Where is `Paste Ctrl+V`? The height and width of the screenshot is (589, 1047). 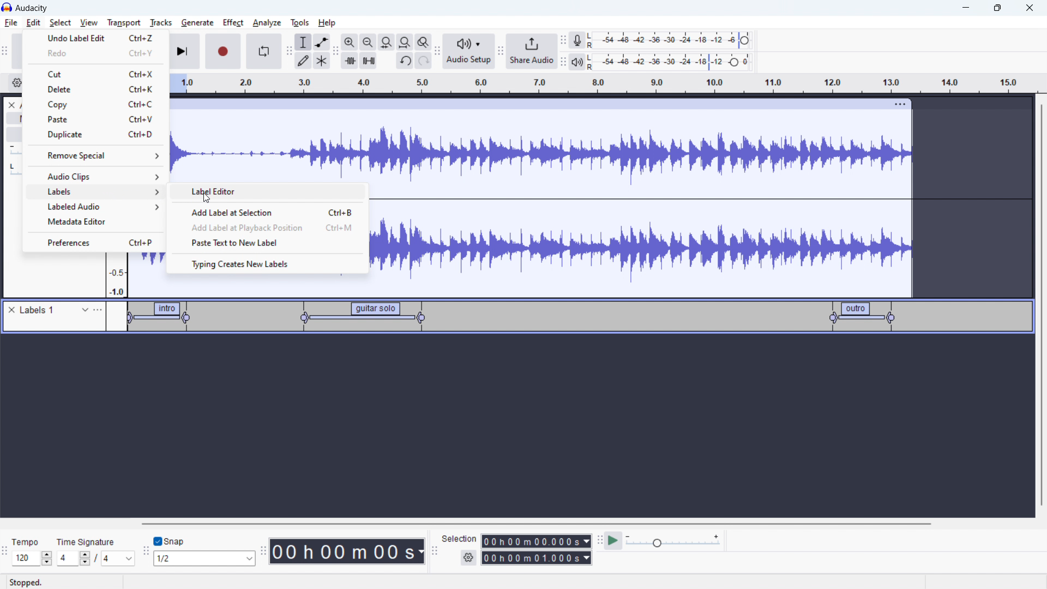 Paste Ctrl+V is located at coordinates (102, 121).